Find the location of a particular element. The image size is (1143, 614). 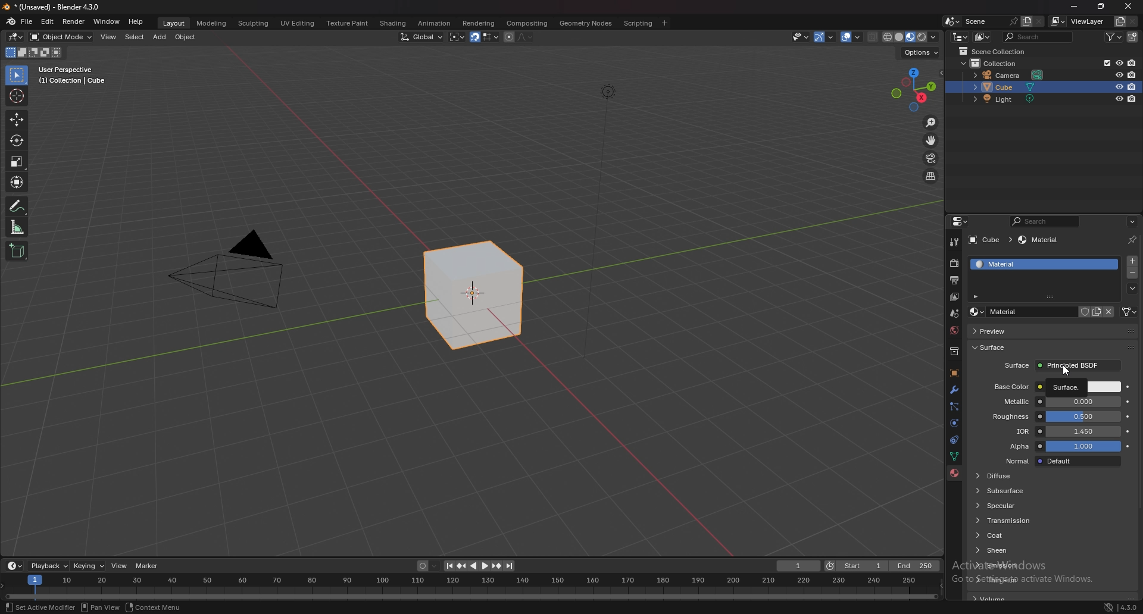

window is located at coordinates (107, 21).